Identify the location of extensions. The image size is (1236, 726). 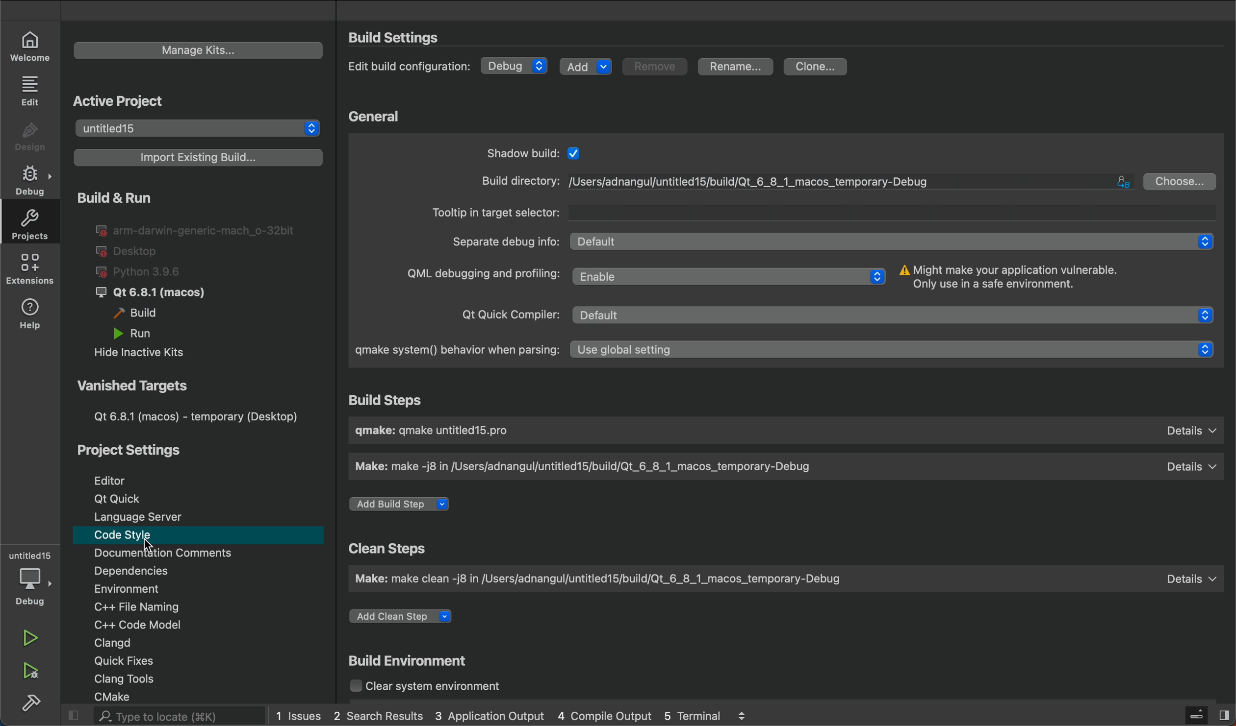
(28, 270).